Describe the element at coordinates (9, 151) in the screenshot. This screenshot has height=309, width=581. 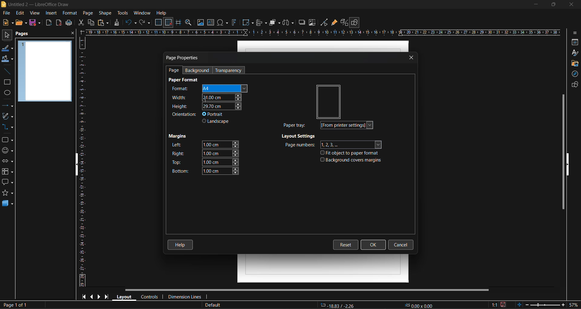
I see `symbol shapes` at that location.